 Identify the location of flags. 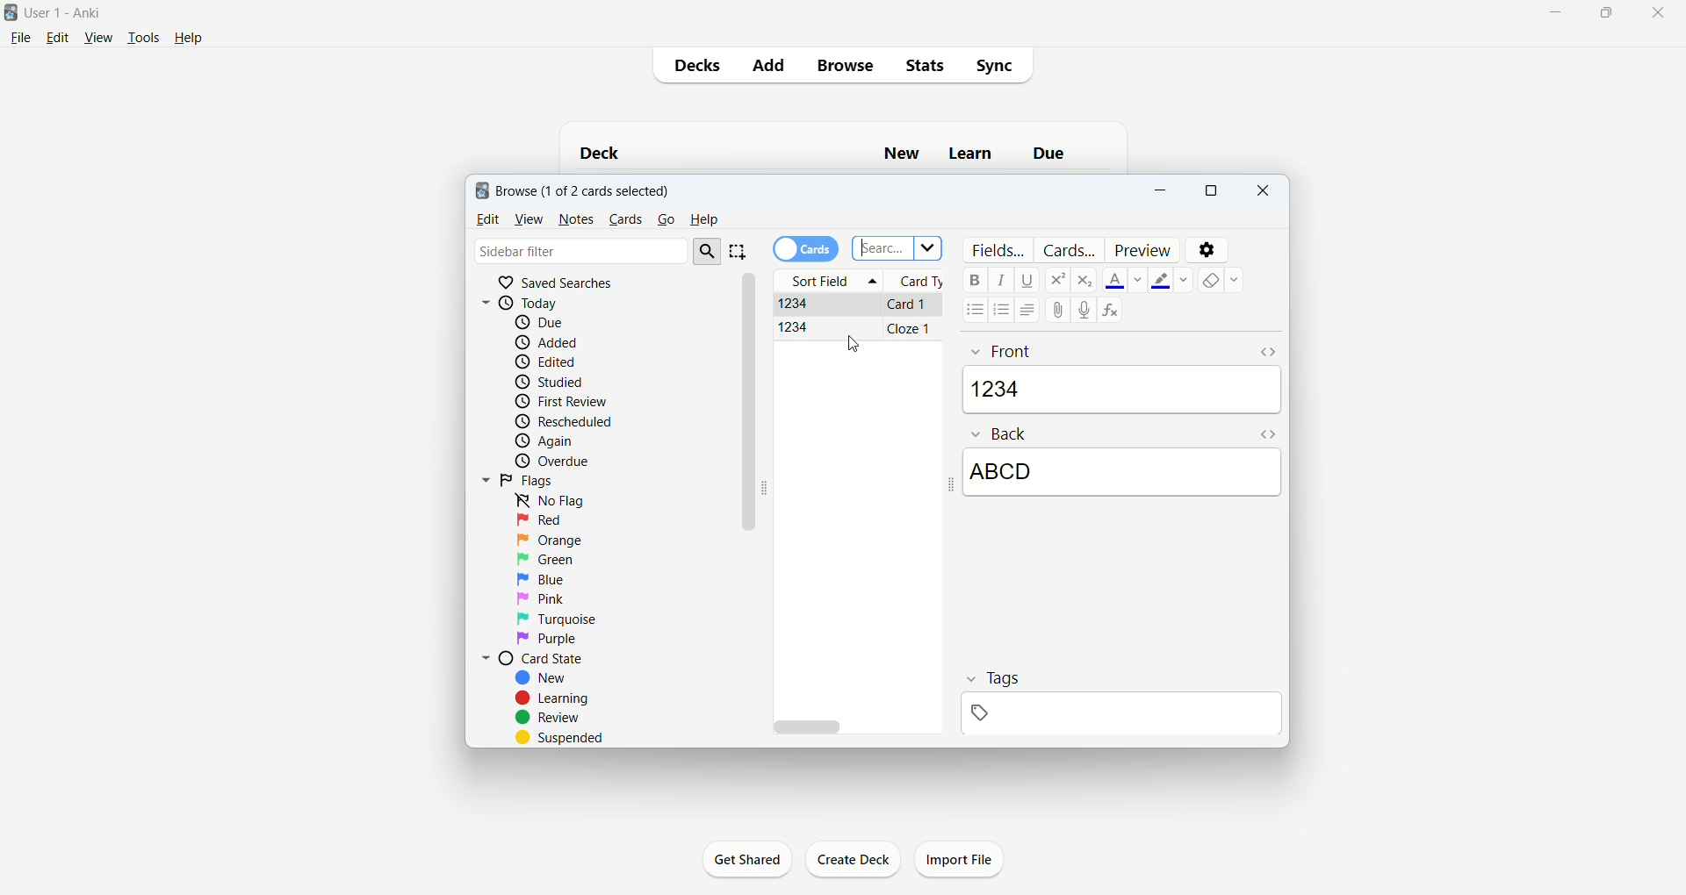
(515, 479).